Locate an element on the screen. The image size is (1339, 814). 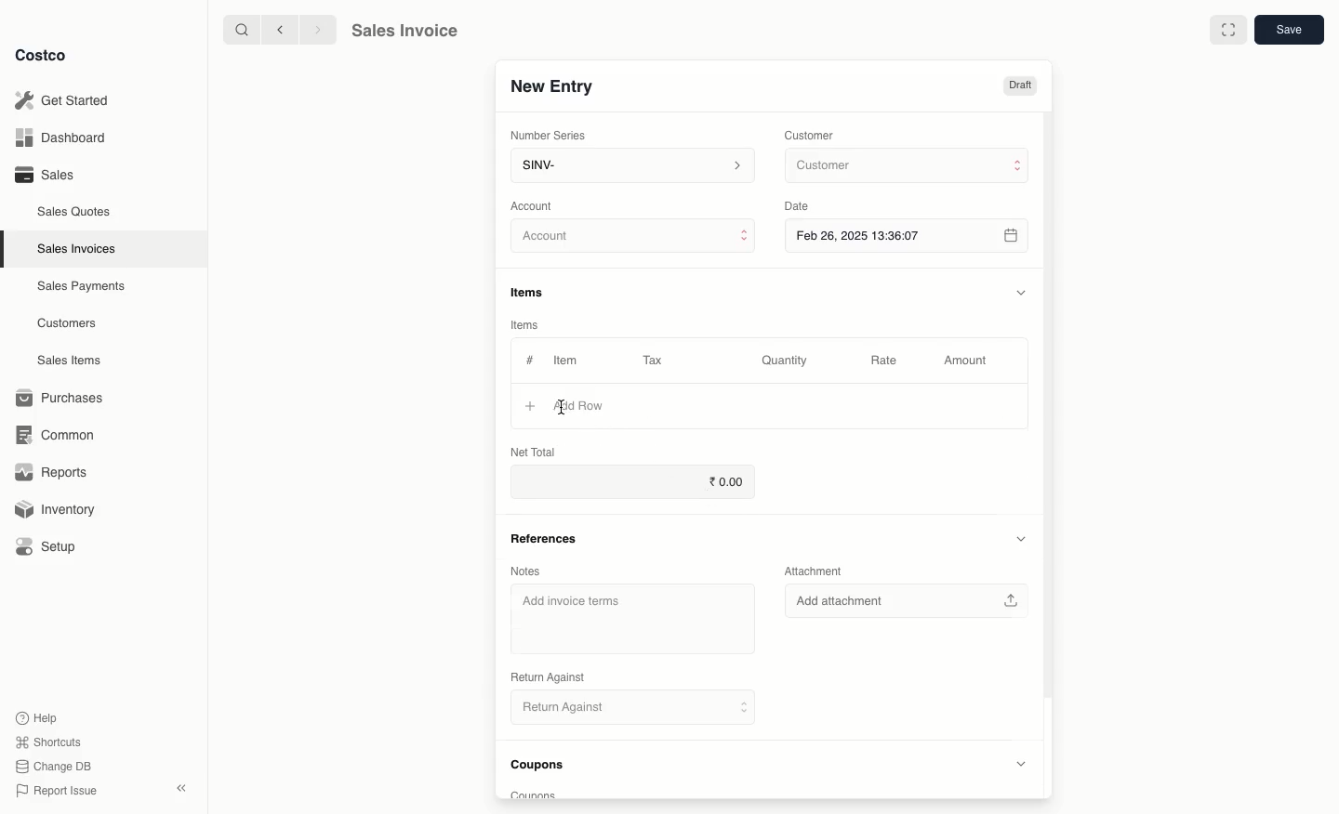
Hide is located at coordinates (1020, 292).